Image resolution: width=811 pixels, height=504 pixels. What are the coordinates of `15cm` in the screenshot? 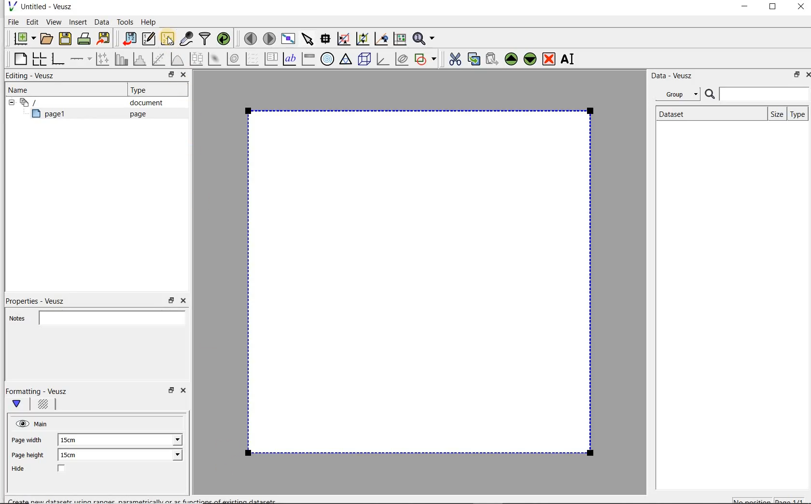 It's located at (73, 440).